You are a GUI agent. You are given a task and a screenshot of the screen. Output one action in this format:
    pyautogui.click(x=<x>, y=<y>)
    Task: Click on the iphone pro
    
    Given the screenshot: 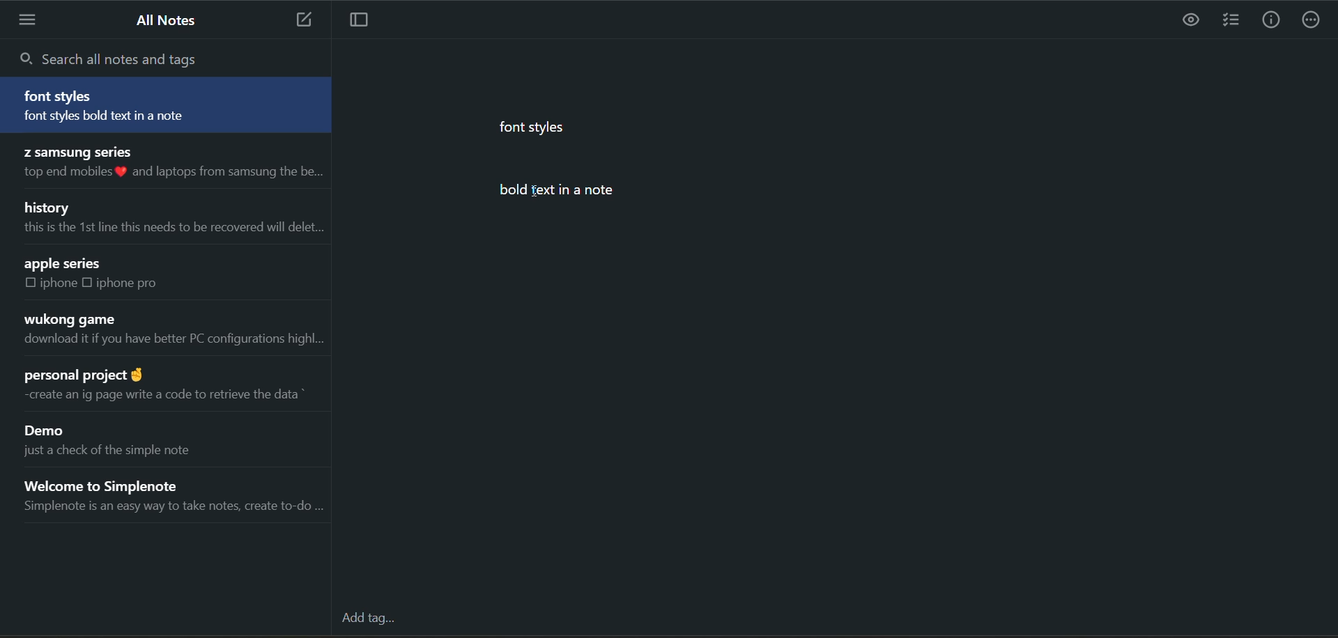 What is the action you would take?
    pyautogui.click(x=128, y=283)
    